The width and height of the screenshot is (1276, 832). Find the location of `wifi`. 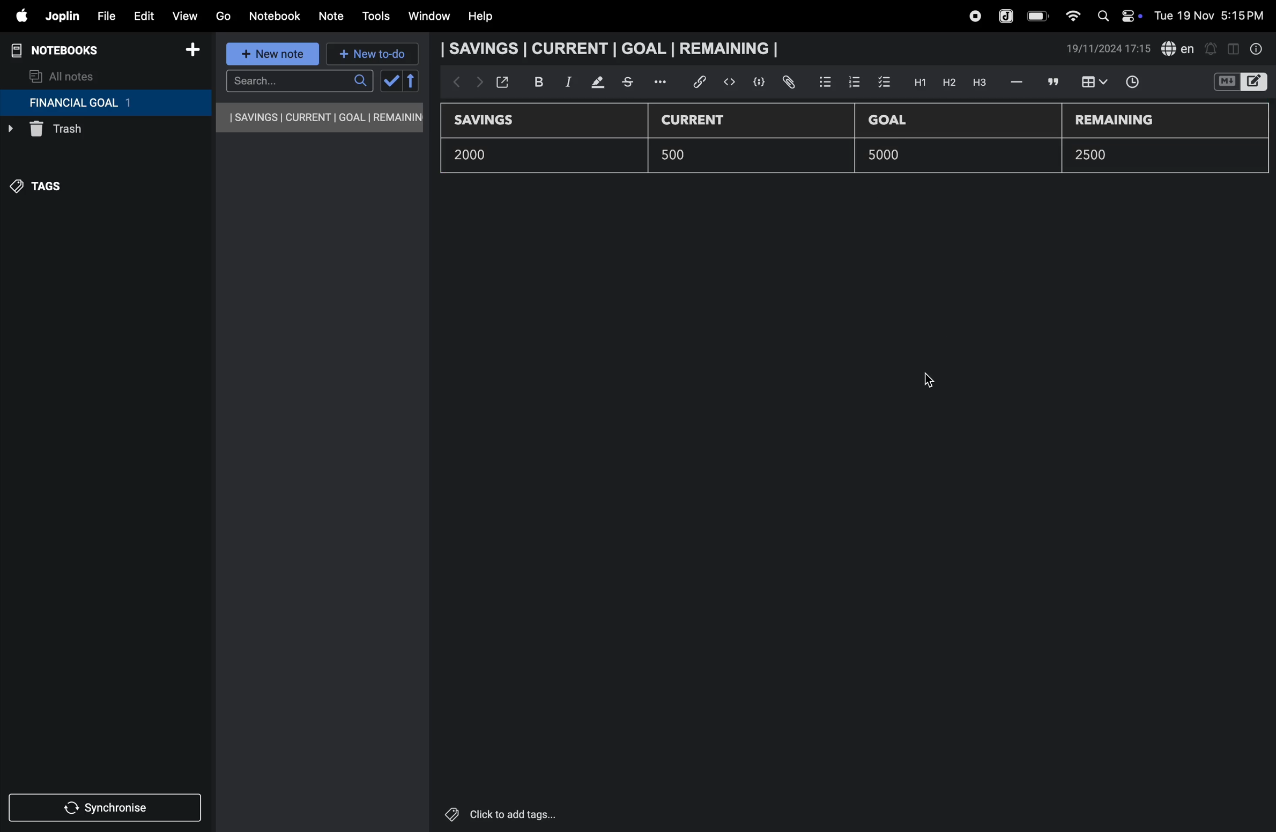

wifi is located at coordinates (1070, 16).